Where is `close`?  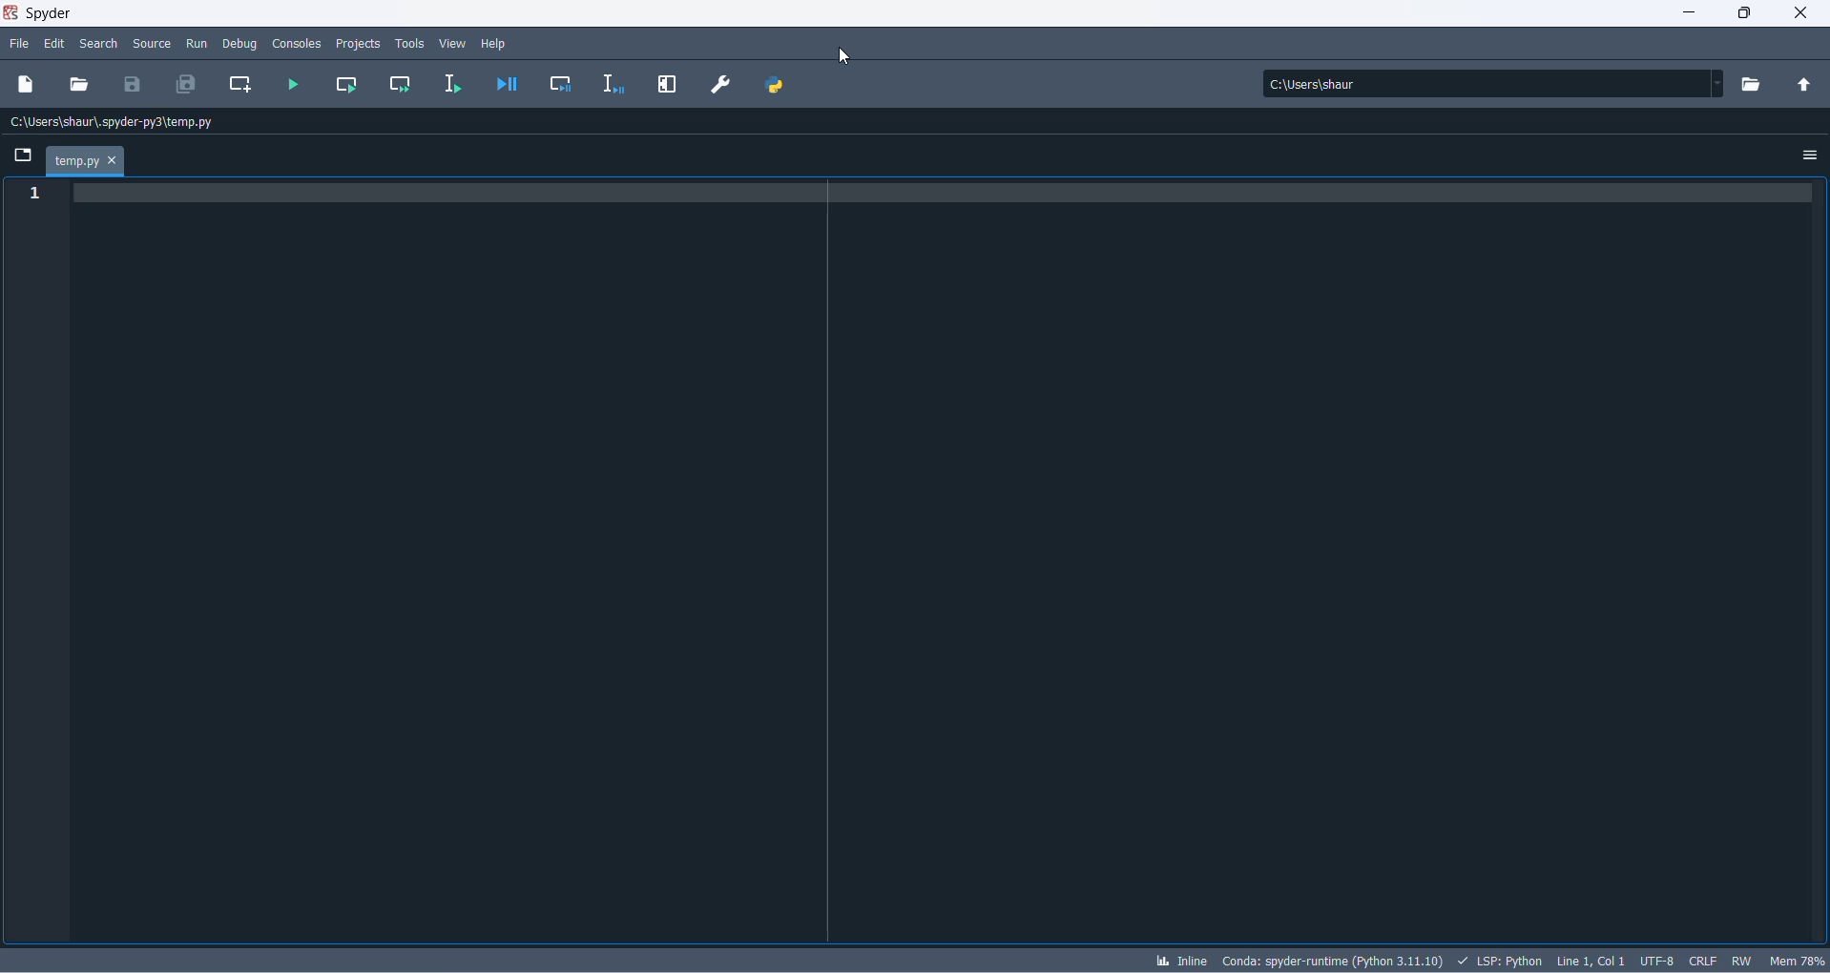 close is located at coordinates (1808, 17).